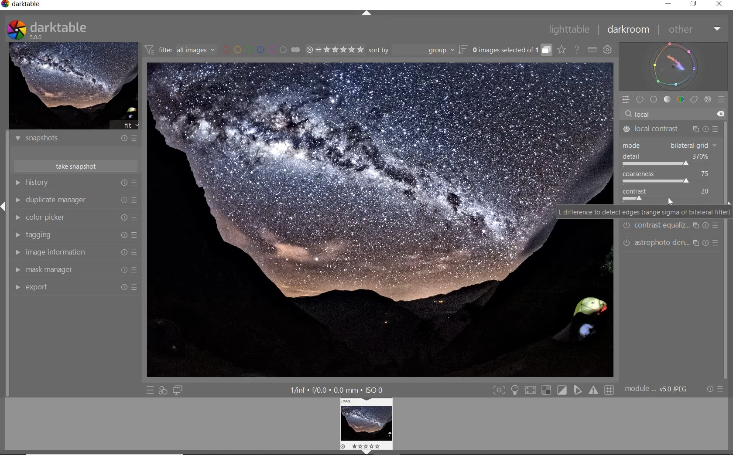 This screenshot has width=733, height=455. What do you see at coordinates (17, 271) in the screenshot?
I see `MASK MANAGER` at bounding box center [17, 271].